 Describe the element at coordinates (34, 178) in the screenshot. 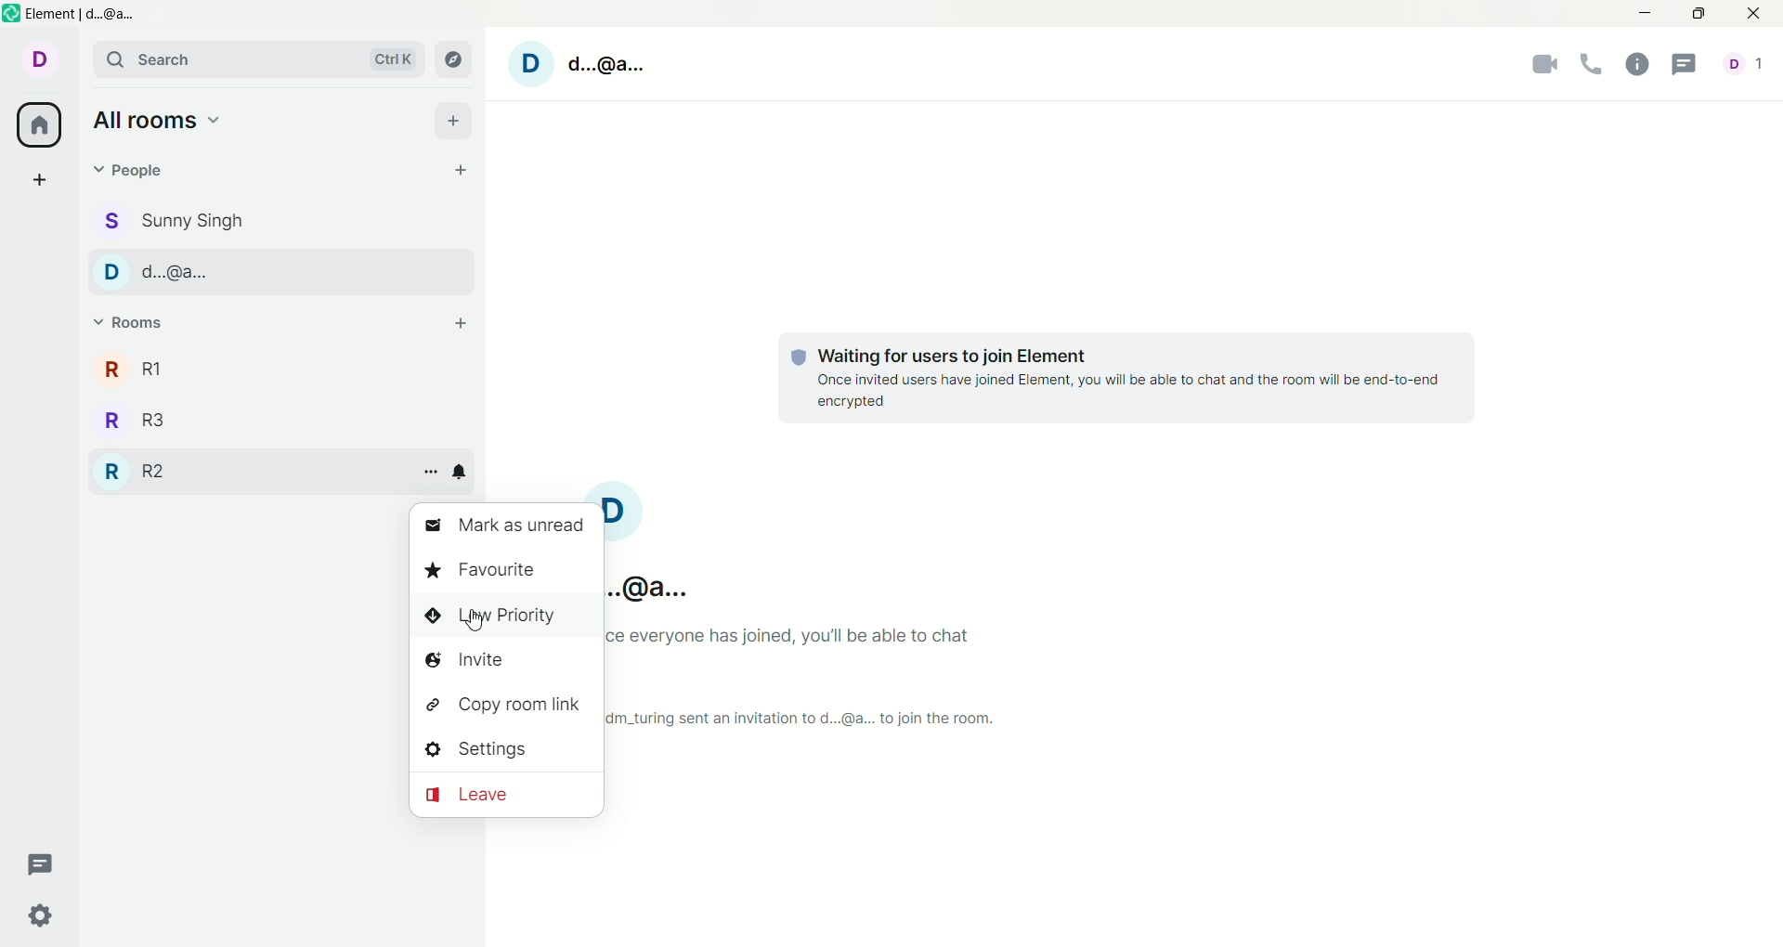

I see `create a space` at that location.